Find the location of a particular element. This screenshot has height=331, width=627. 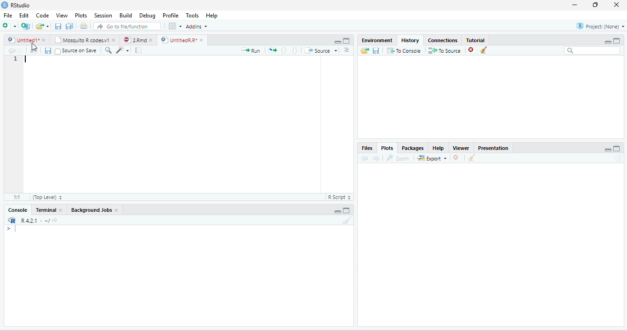

Profile is located at coordinates (171, 15).